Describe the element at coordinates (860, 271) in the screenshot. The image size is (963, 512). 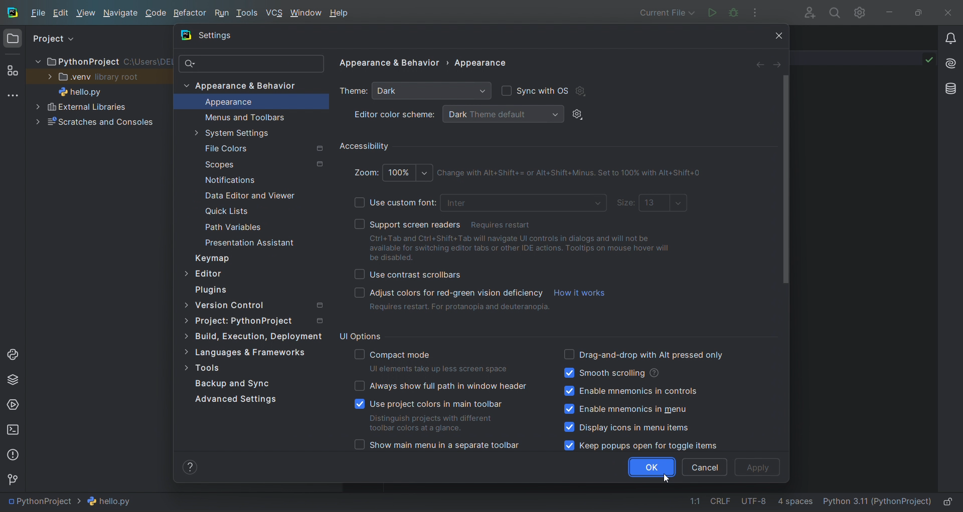
I see `text editor` at that location.